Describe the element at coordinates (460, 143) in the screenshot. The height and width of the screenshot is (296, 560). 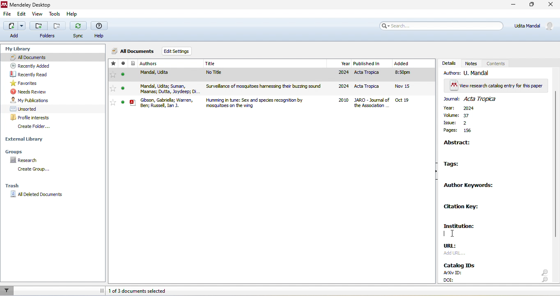
I see `abstract` at that location.